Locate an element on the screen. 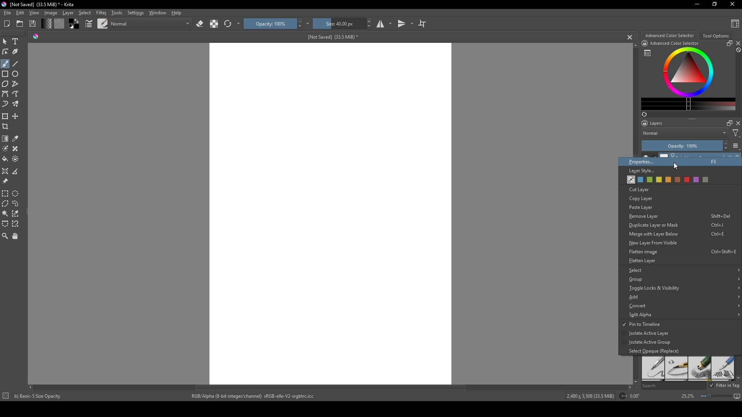 The width and height of the screenshot is (742, 417). scroll right is located at coordinates (630, 387).